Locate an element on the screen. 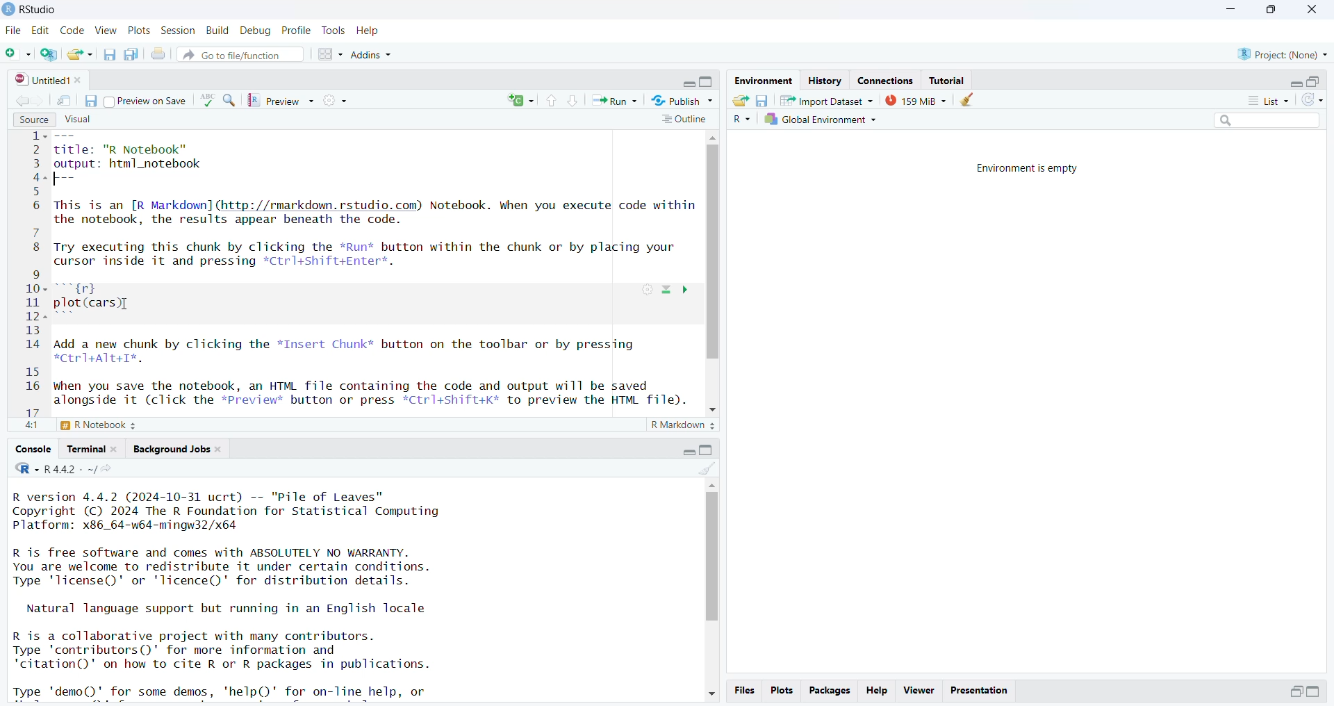 The height and width of the screenshot is (706, 1334). Console log is located at coordinates (242, 592).